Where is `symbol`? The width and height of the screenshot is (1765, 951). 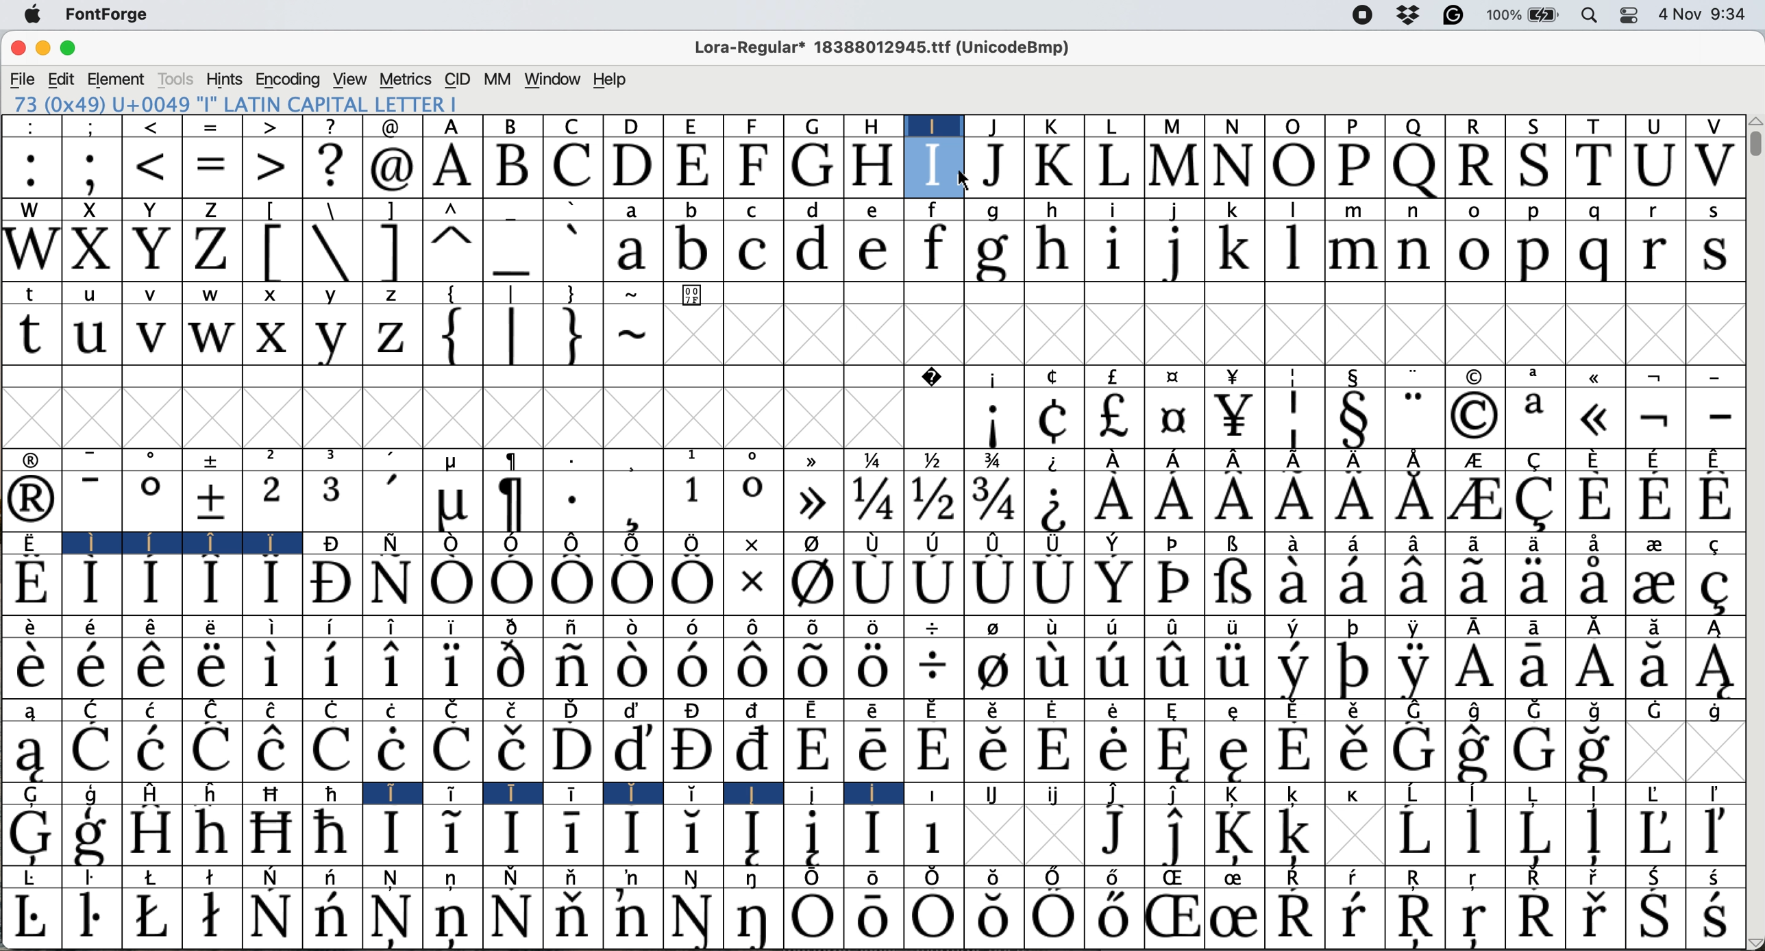
symbol is located at coordinates (572, 543).